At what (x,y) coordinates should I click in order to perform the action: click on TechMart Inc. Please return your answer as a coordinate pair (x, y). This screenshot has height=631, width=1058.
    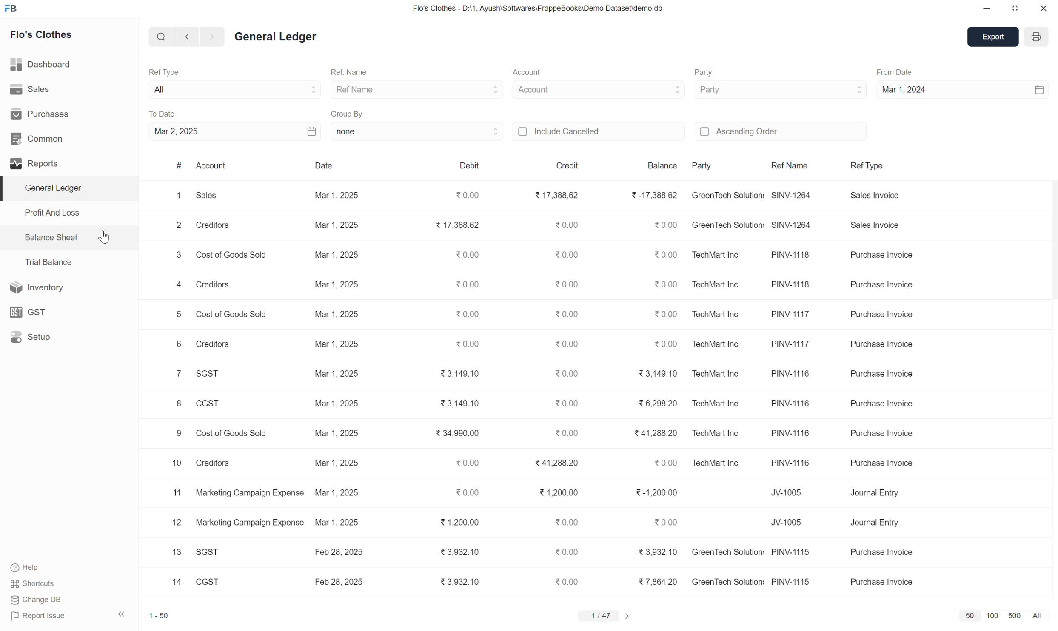
    Looking at the image, I should click on (716, 375).